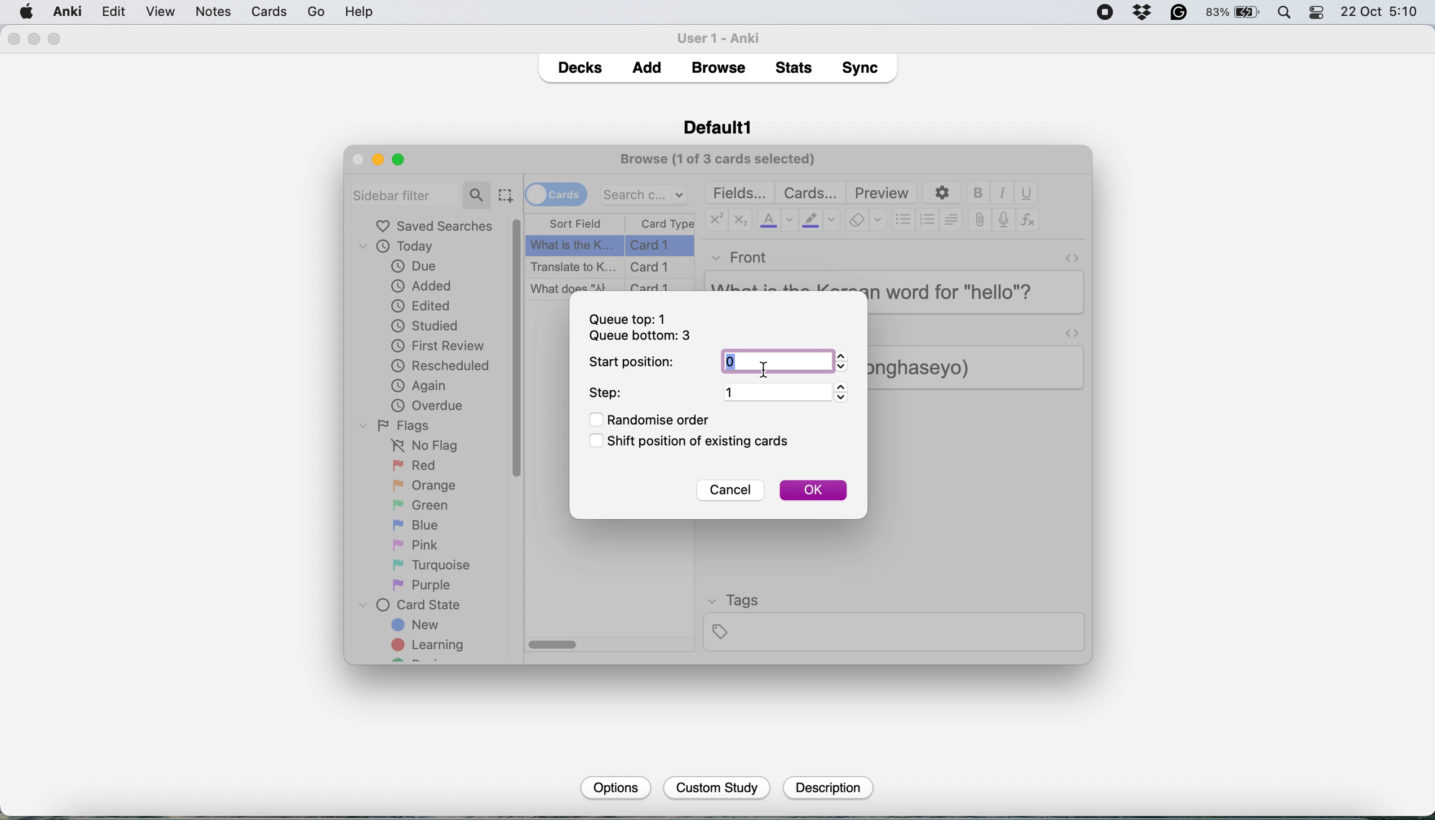 This screenshot has height=820, width=1435. What do you see at coordinates (27, 11) in the screenshot?
I see `system logo` at bounding box center [27, 11].